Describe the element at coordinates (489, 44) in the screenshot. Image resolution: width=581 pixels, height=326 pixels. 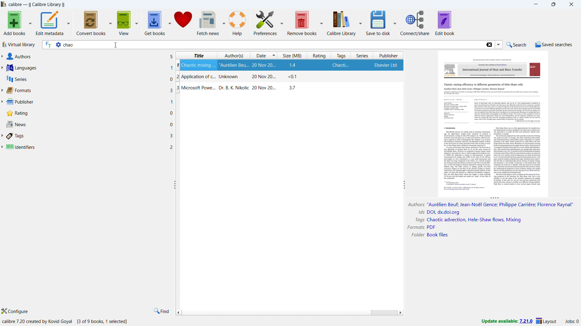
I see `delete search string` at that location.